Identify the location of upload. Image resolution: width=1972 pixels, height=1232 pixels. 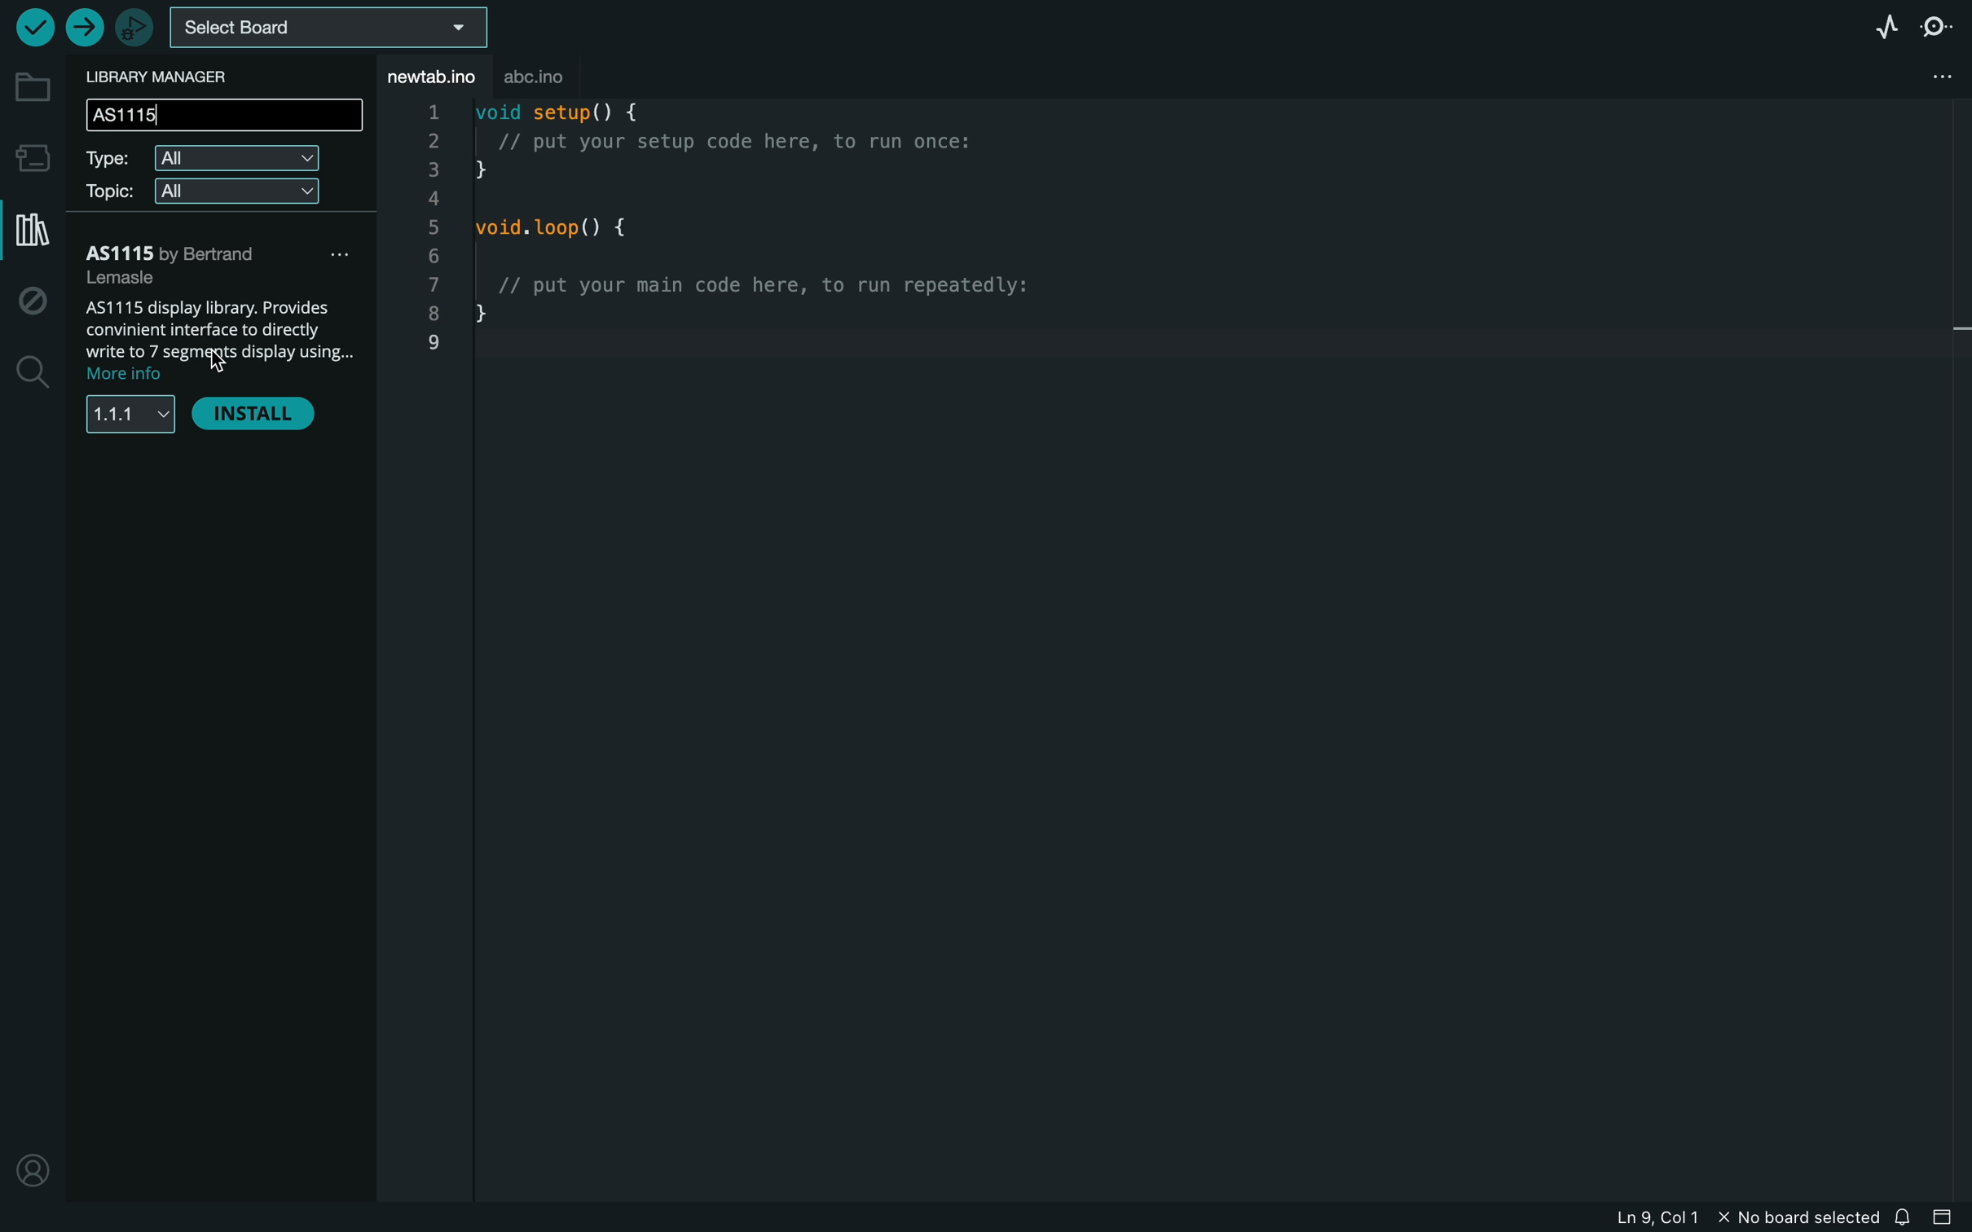
(84, 27).